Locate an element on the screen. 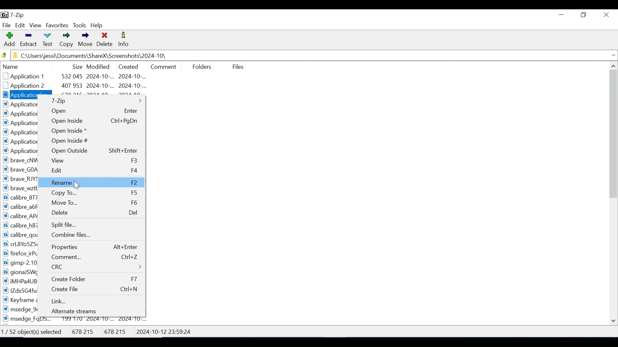 The image size is (618, 347). Rename is located at coordinates (91, 182).